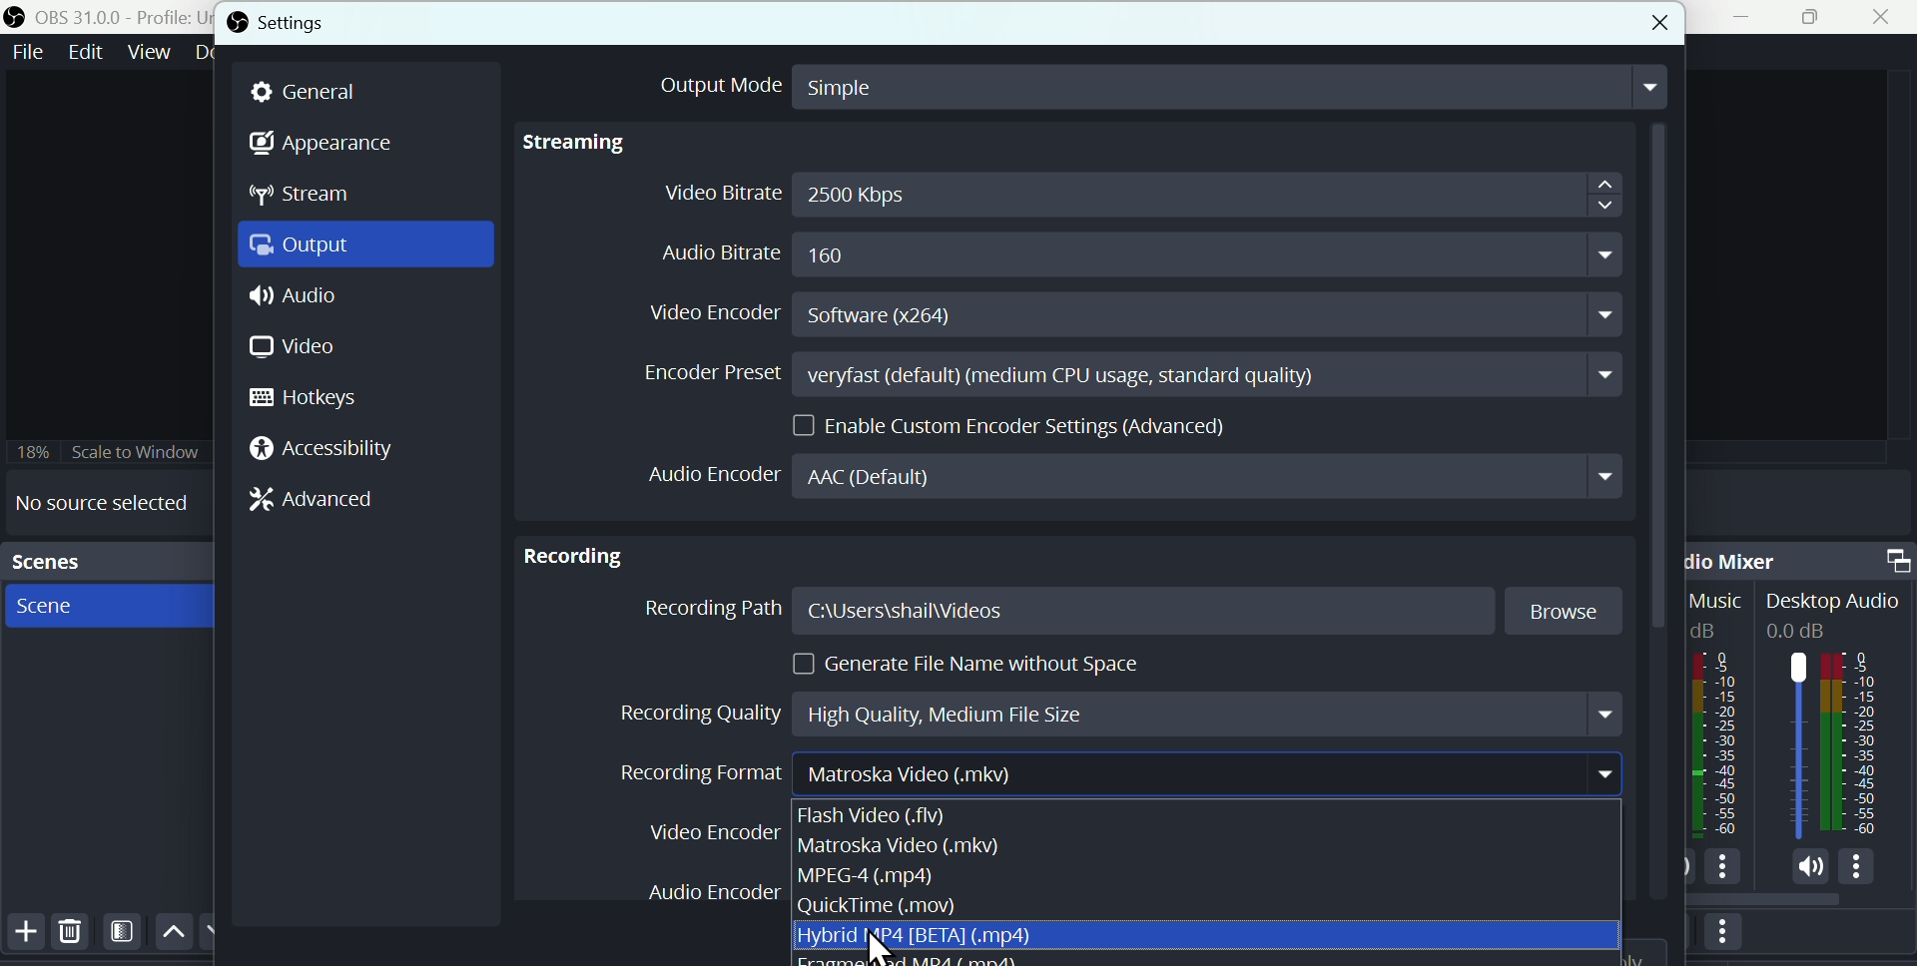 The height and width of the screenshot is (966, 1917). I want to click on Quicktime, so click(879, 905).